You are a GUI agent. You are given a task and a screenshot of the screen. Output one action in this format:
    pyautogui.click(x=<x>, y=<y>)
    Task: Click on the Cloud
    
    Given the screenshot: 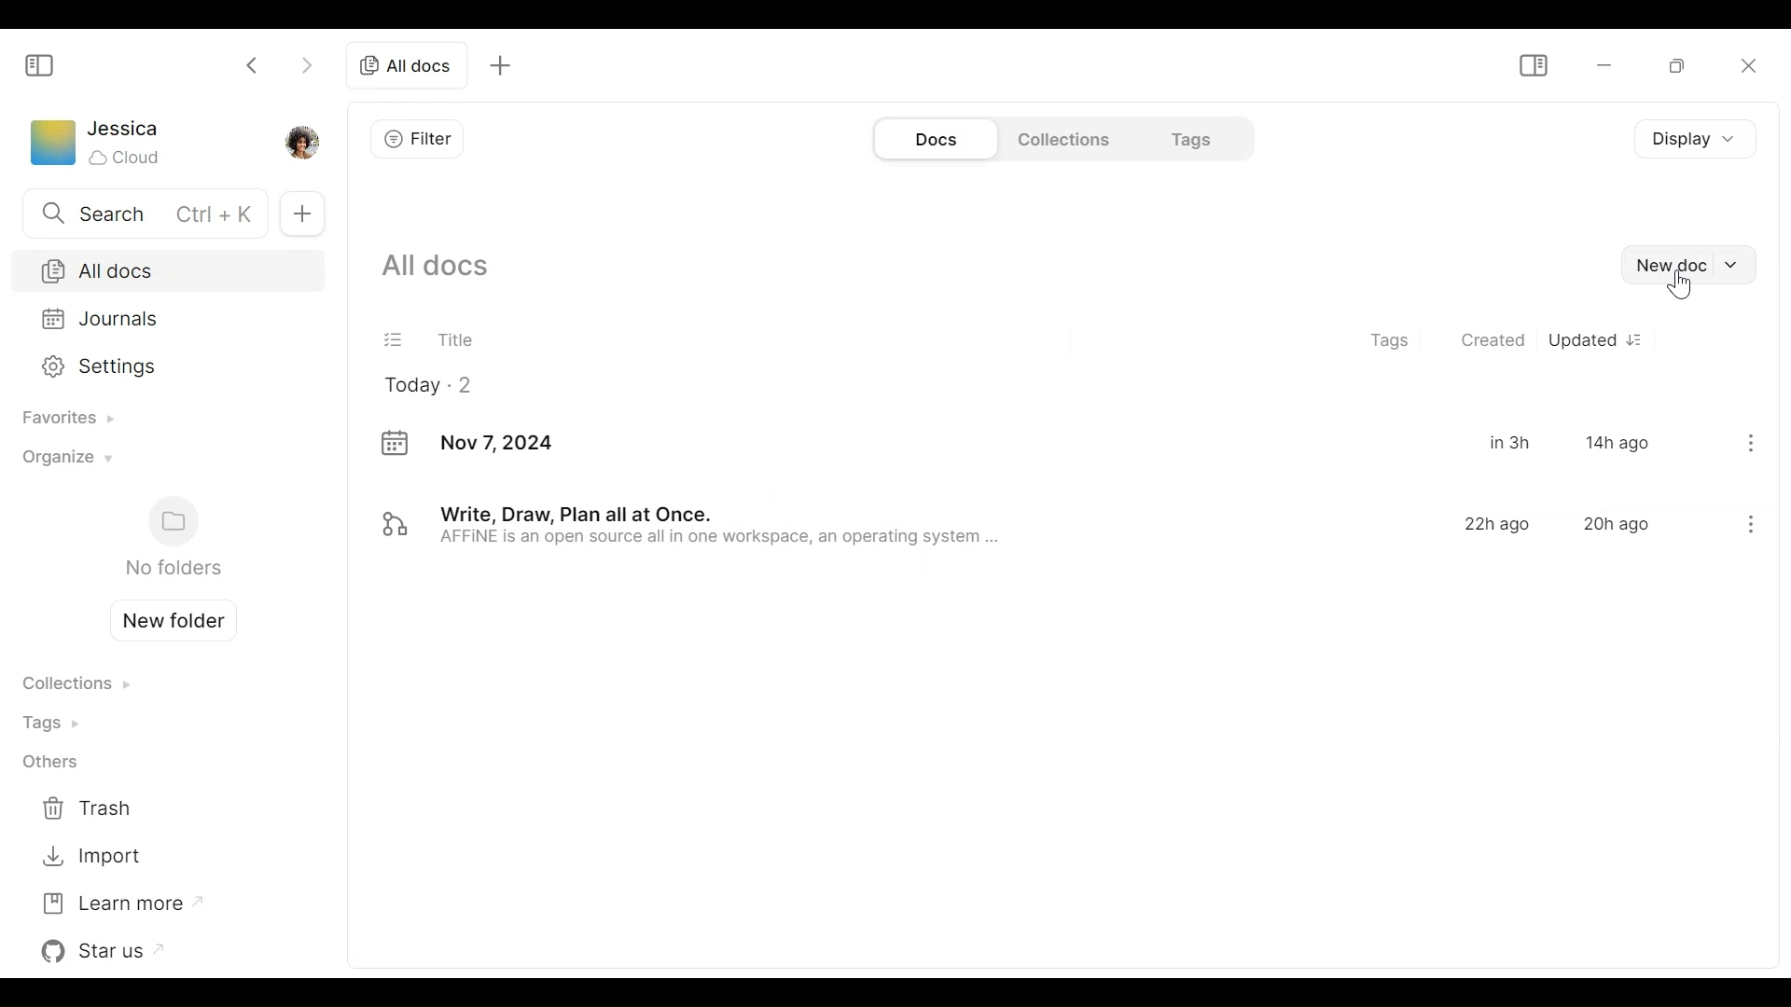 What is the action you would take?
    pyautogui.click(x=127, y=158)
    